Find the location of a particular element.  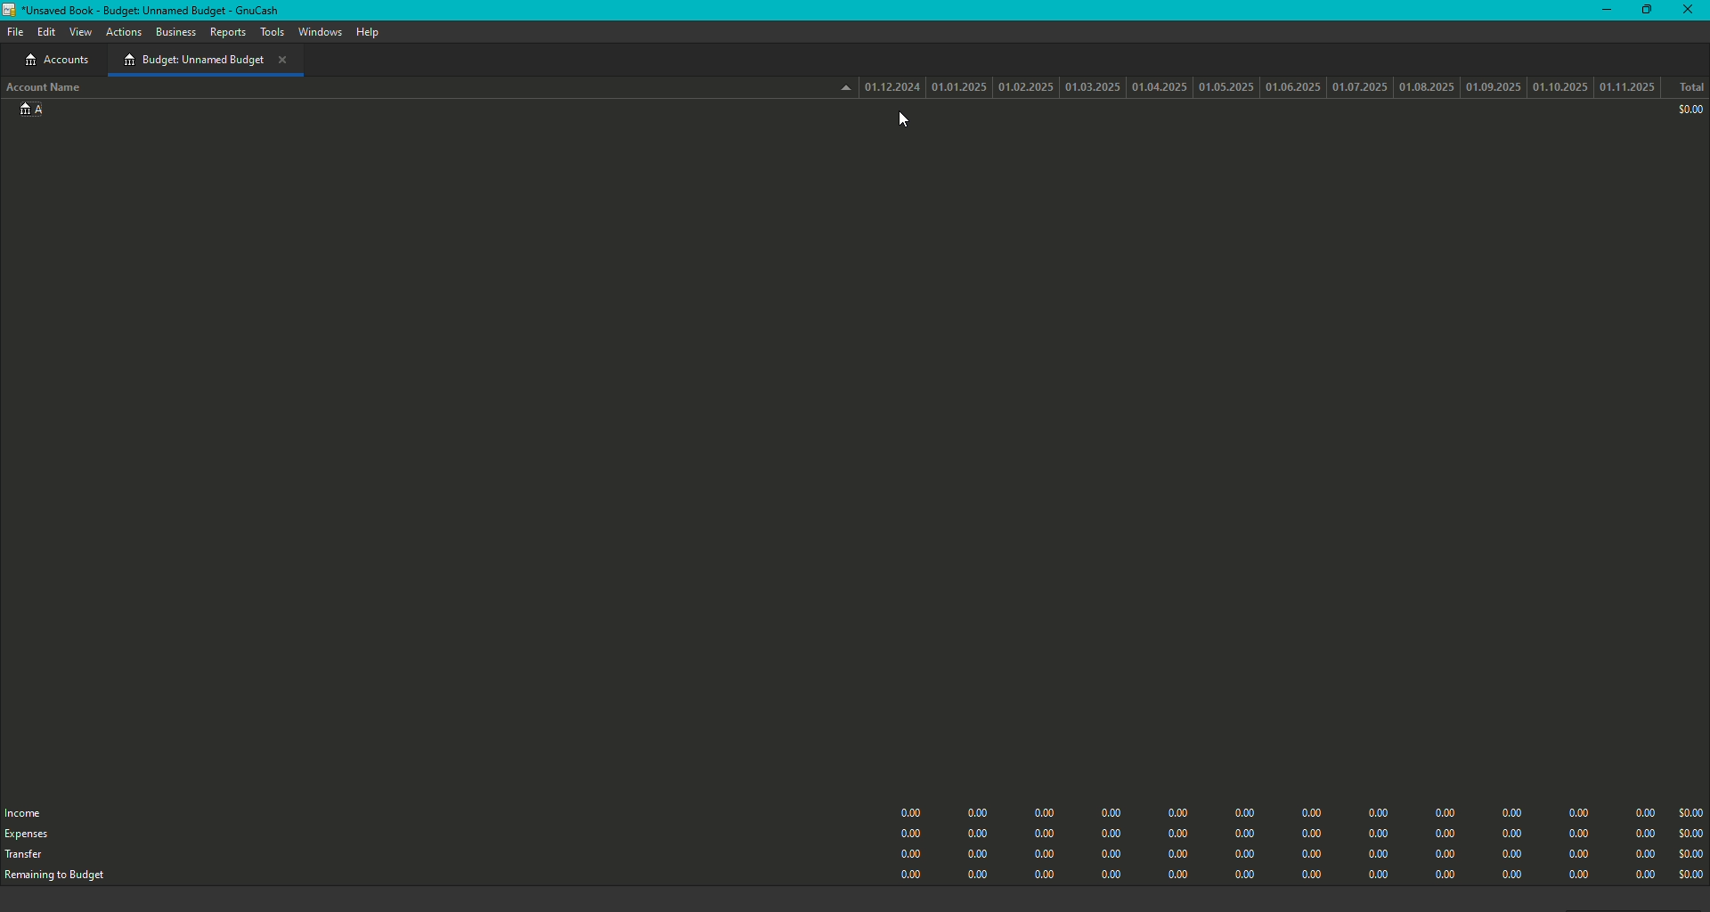

Remaining to Budget is located at coordinates (65, 877).